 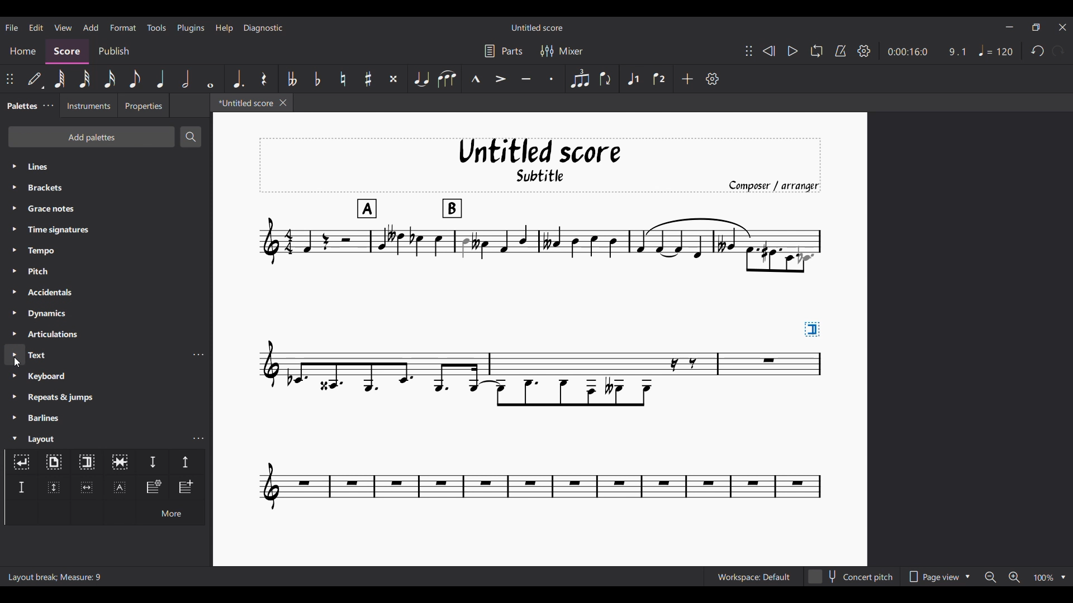 What do you see at coordinates (107, 229) in the screenshot?
I see `Time signatures` at bounding box center [107, 229].